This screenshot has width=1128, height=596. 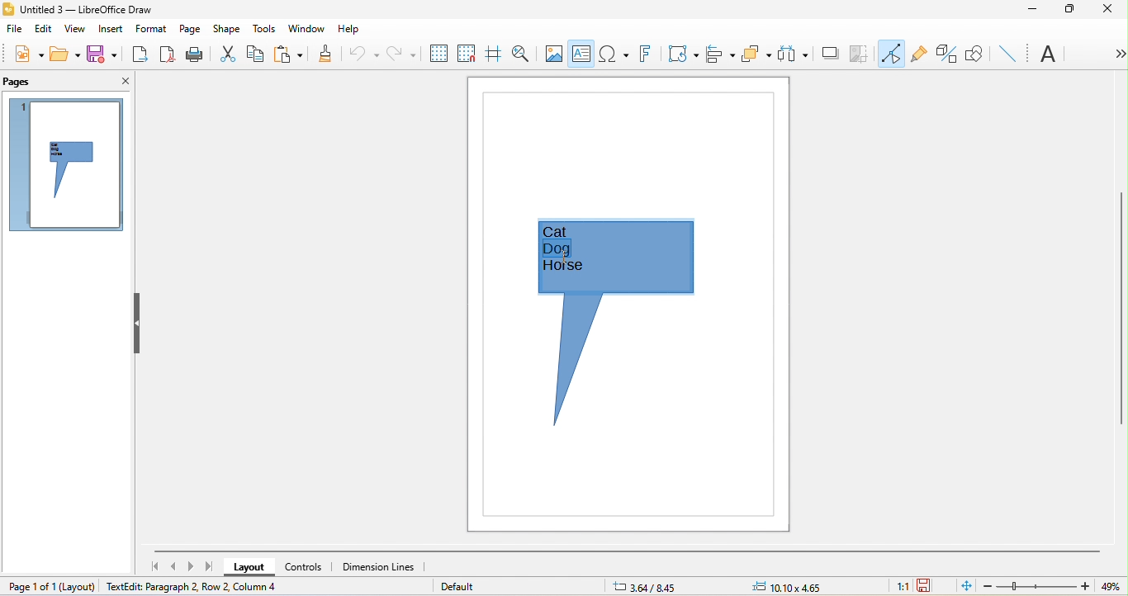 I want to click on export, so click(x=140, y=54).